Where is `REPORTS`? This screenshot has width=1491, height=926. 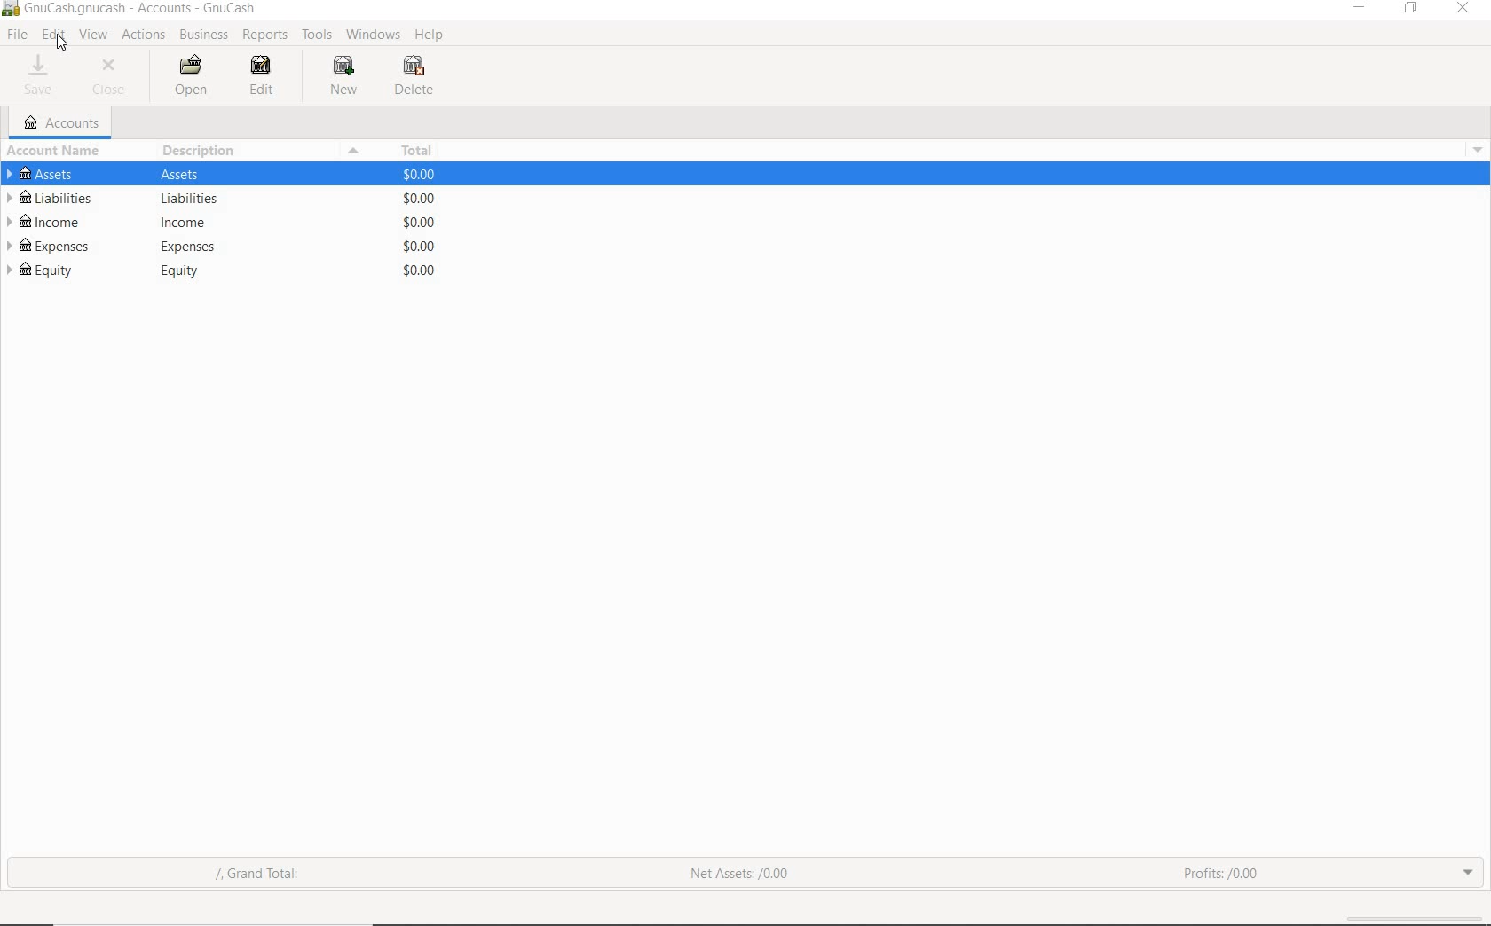
REPORTS is located at coordinates (265, 35).